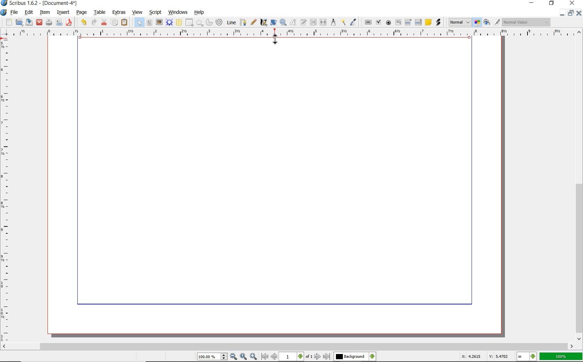 This screenshot has width=583, height=362. I want to click on close, so click(572, 3).